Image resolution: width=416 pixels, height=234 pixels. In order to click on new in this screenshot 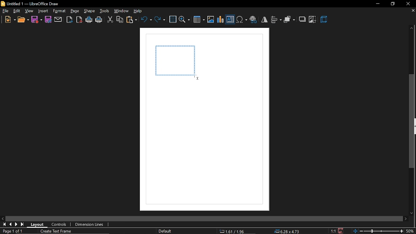, I will do `click(10, 20)`.